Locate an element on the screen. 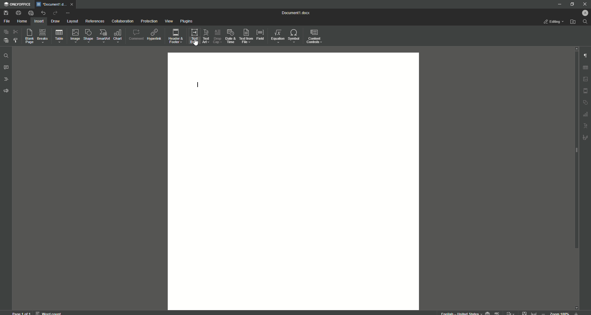 The image size is (591, 315). Content Controls is located at coordinates (315, 37).